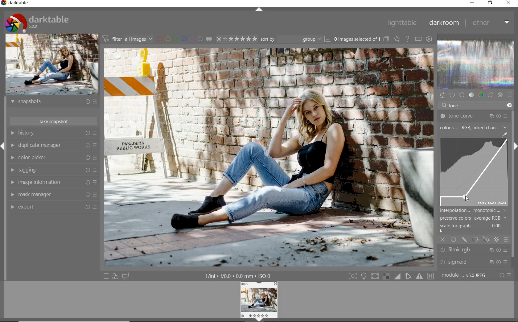 This screenshot has width=518, height=322. What do you see at coordinates (480, 95) in the screenshot?
I see `color` at bounding box center [480, 95].